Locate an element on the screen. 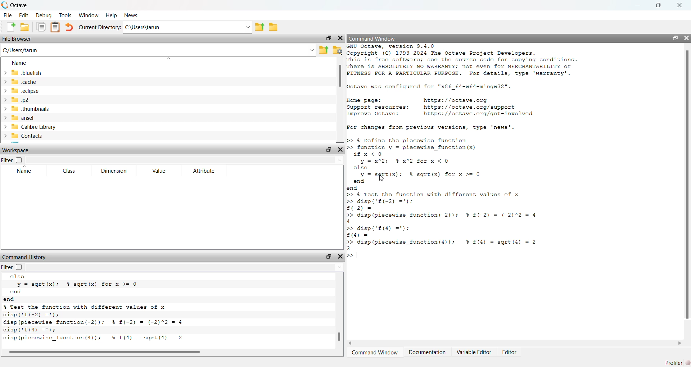 The height and width of the screenshot is (367, 691). File Browser is located at coordinates (19, 38).